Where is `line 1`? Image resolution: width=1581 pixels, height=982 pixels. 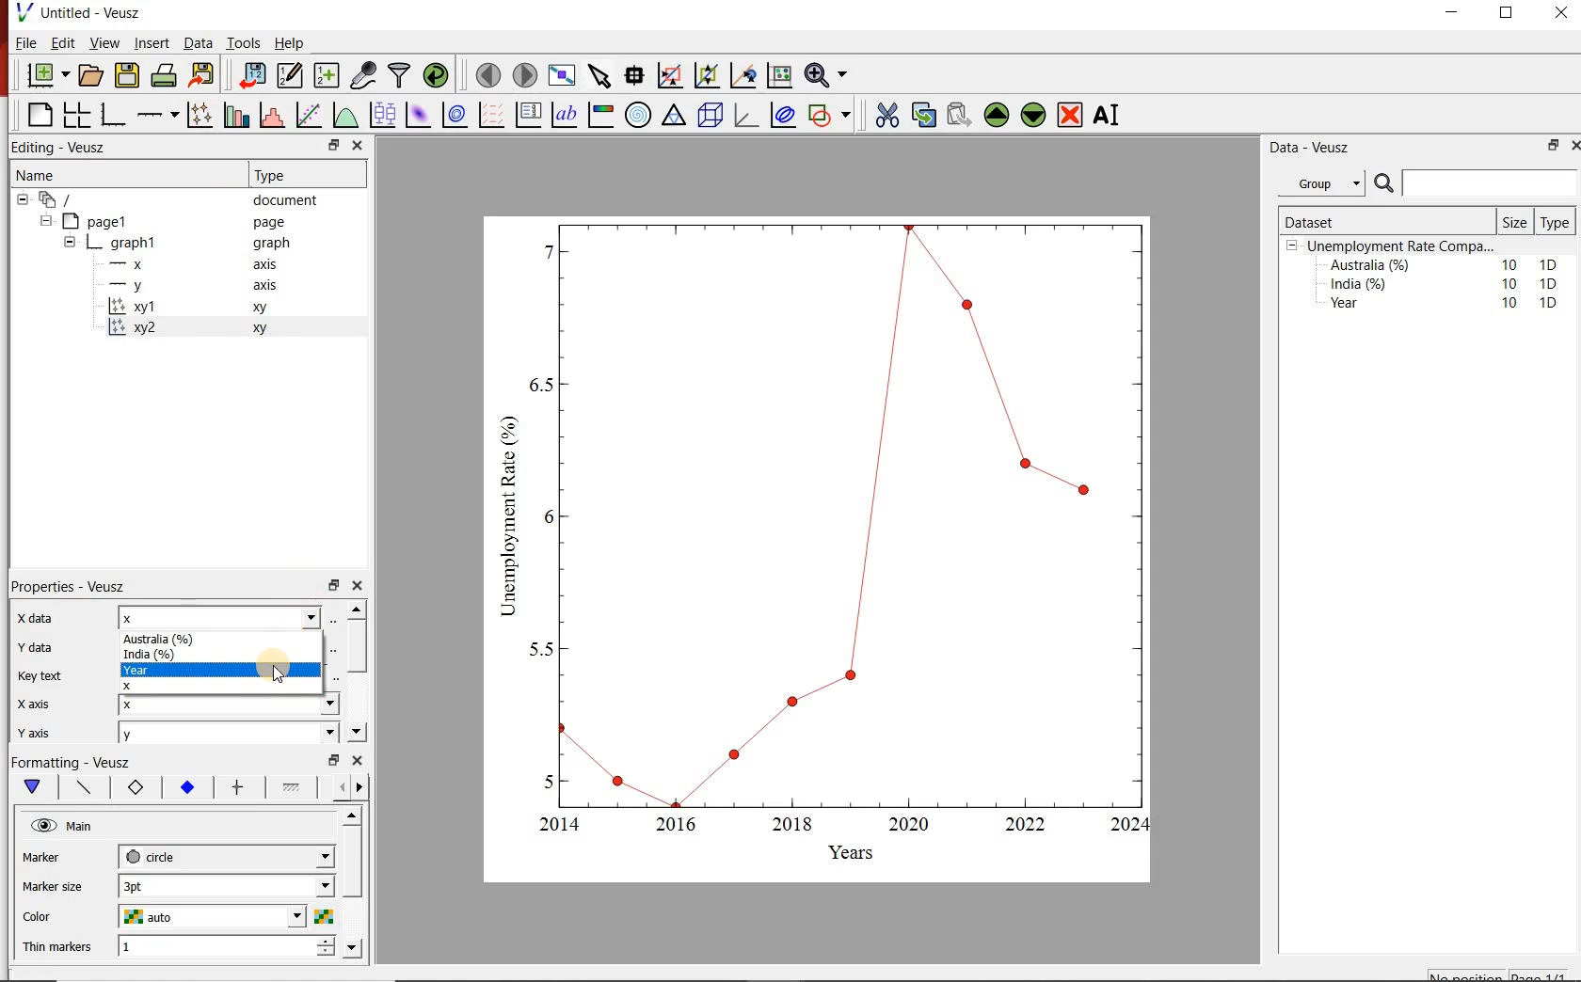
line 1 is located at coordinates (292, 785).